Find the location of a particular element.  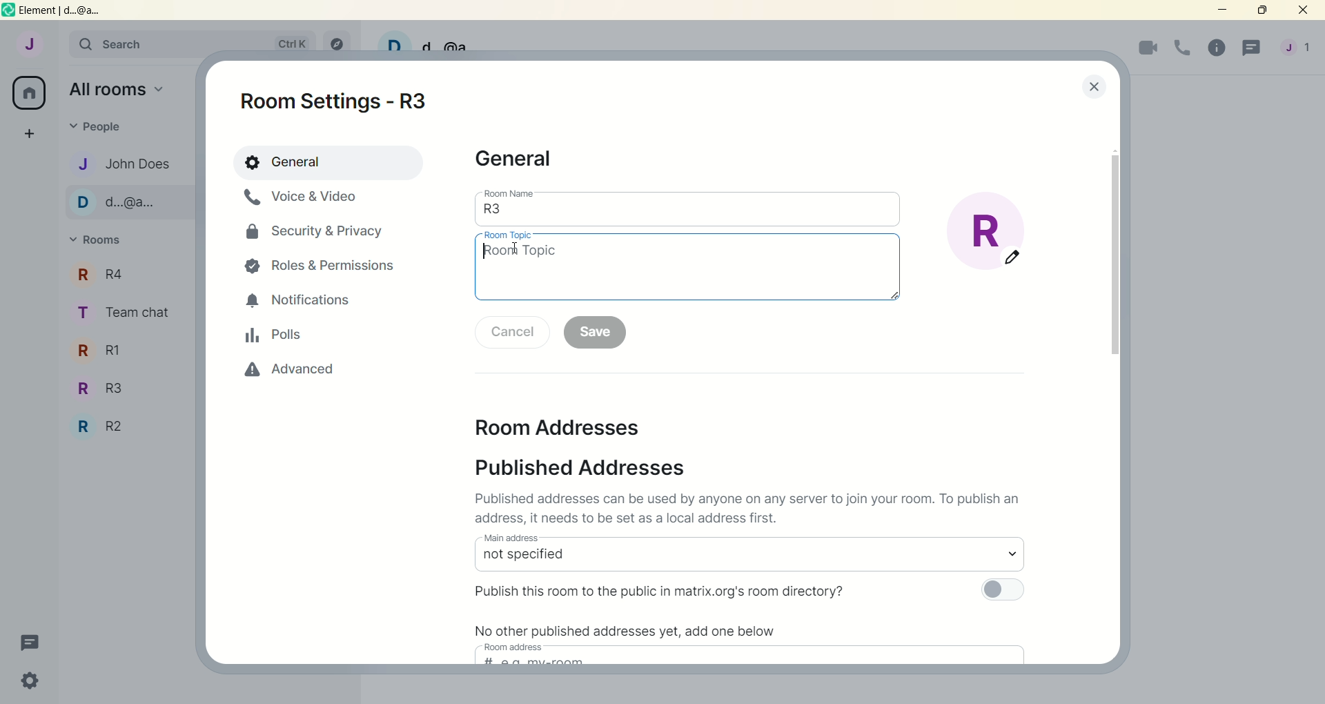

type pointer  is located at coordinates (487, 255).